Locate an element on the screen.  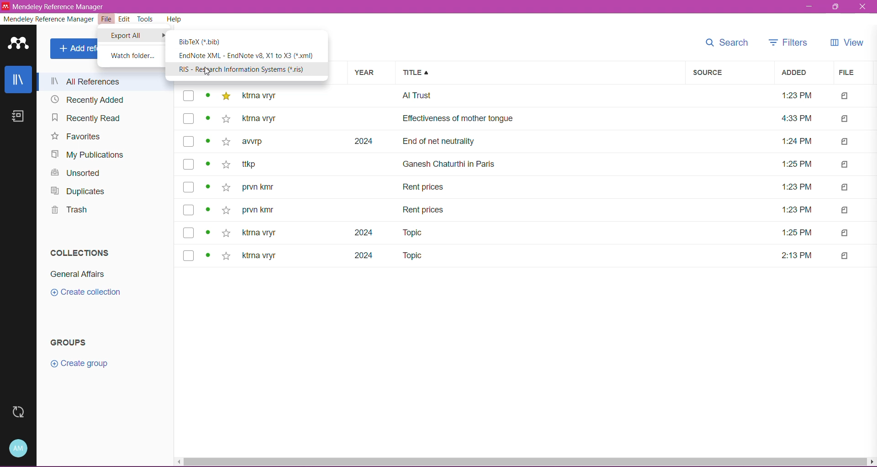
Files Attached is located at coordinates (853, 175).